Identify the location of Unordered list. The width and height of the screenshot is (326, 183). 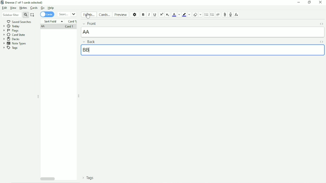
(206, 15).